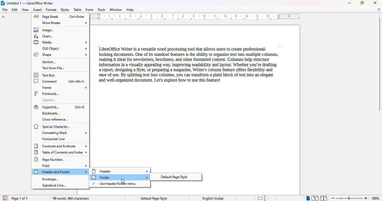 The width and height of the screenshot is (382, 201). What do you see at coordinates (45, 30) in the screenshot?
I see `image` at bounding box center [45, 30].